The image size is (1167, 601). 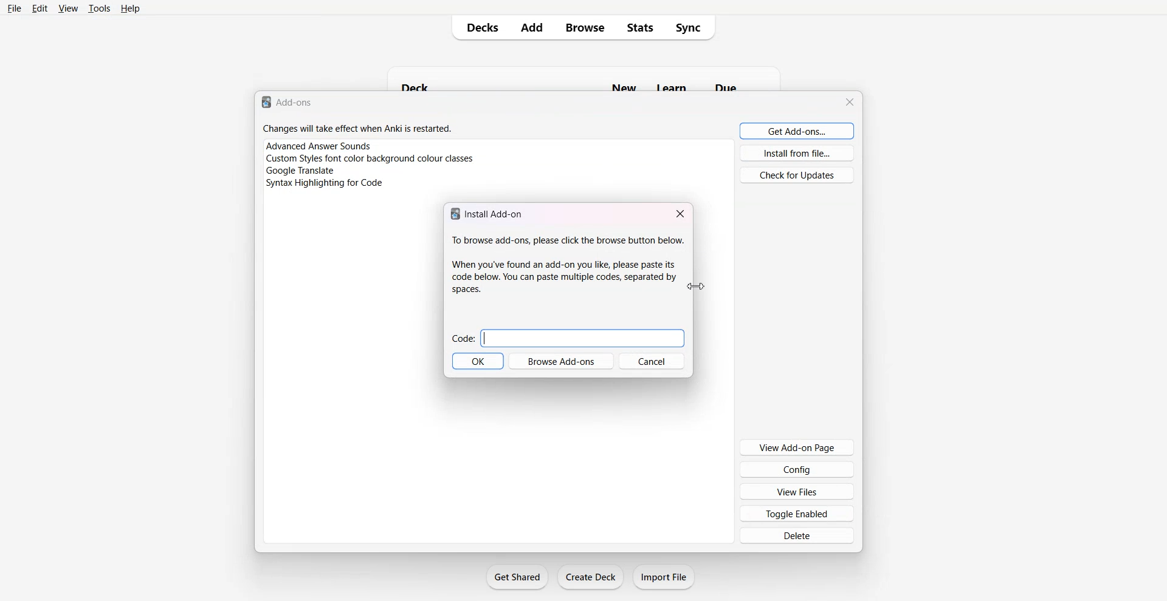 What do you see at coordinates (643, 27) in the screenshot?
I see `Stats` at bounding box center [643, 27].